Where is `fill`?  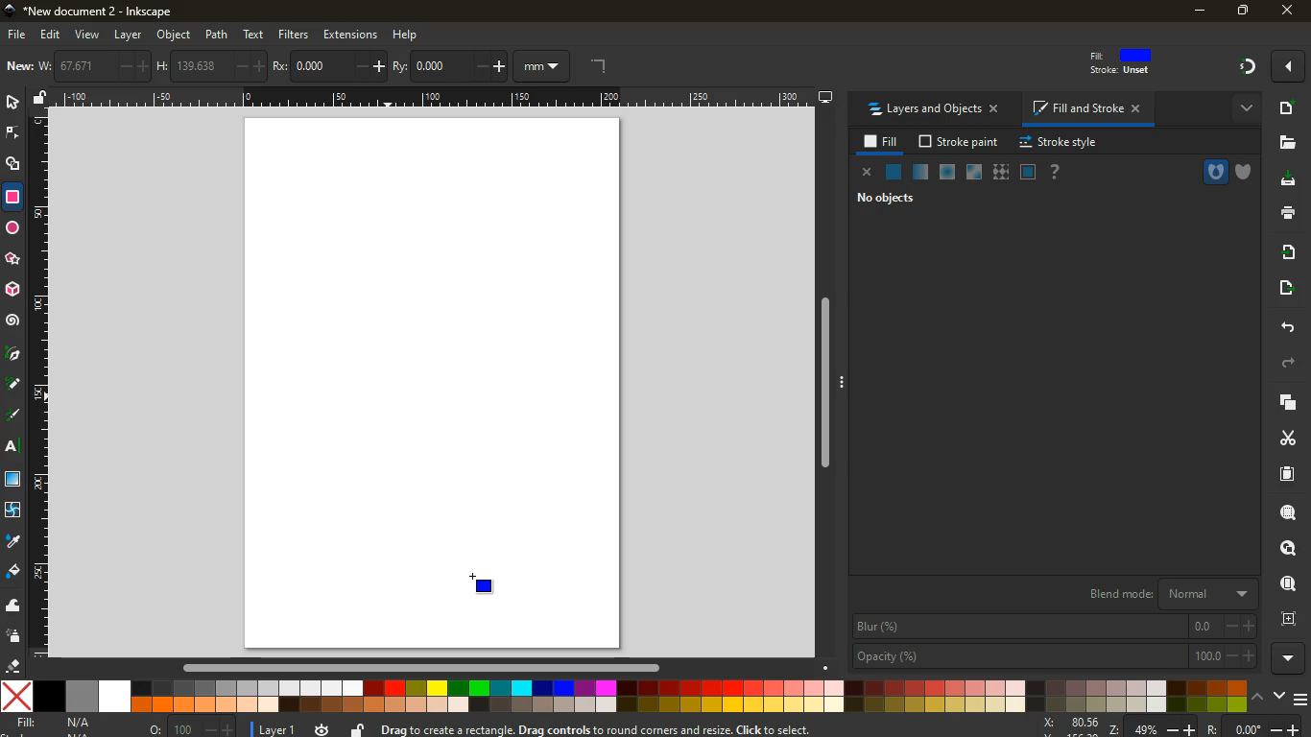 fill is located at coordinates (13, 570).